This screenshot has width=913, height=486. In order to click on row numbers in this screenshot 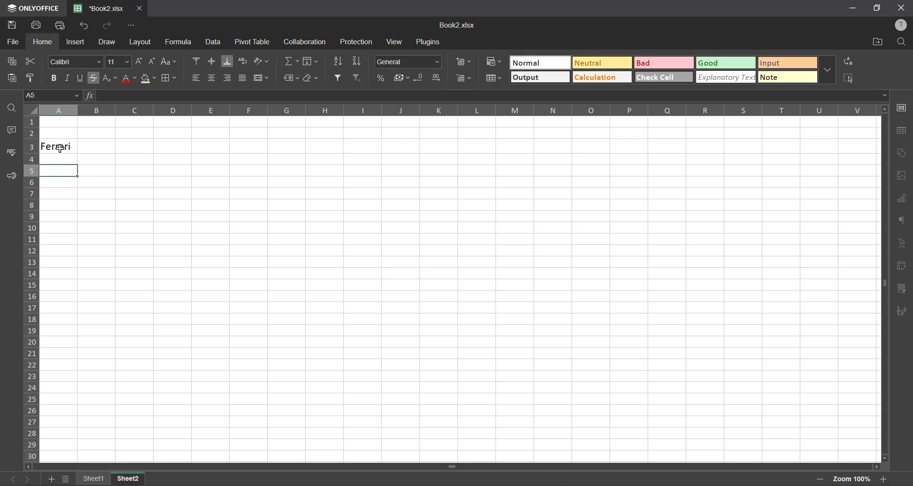, I will do `click(31, 288)`.